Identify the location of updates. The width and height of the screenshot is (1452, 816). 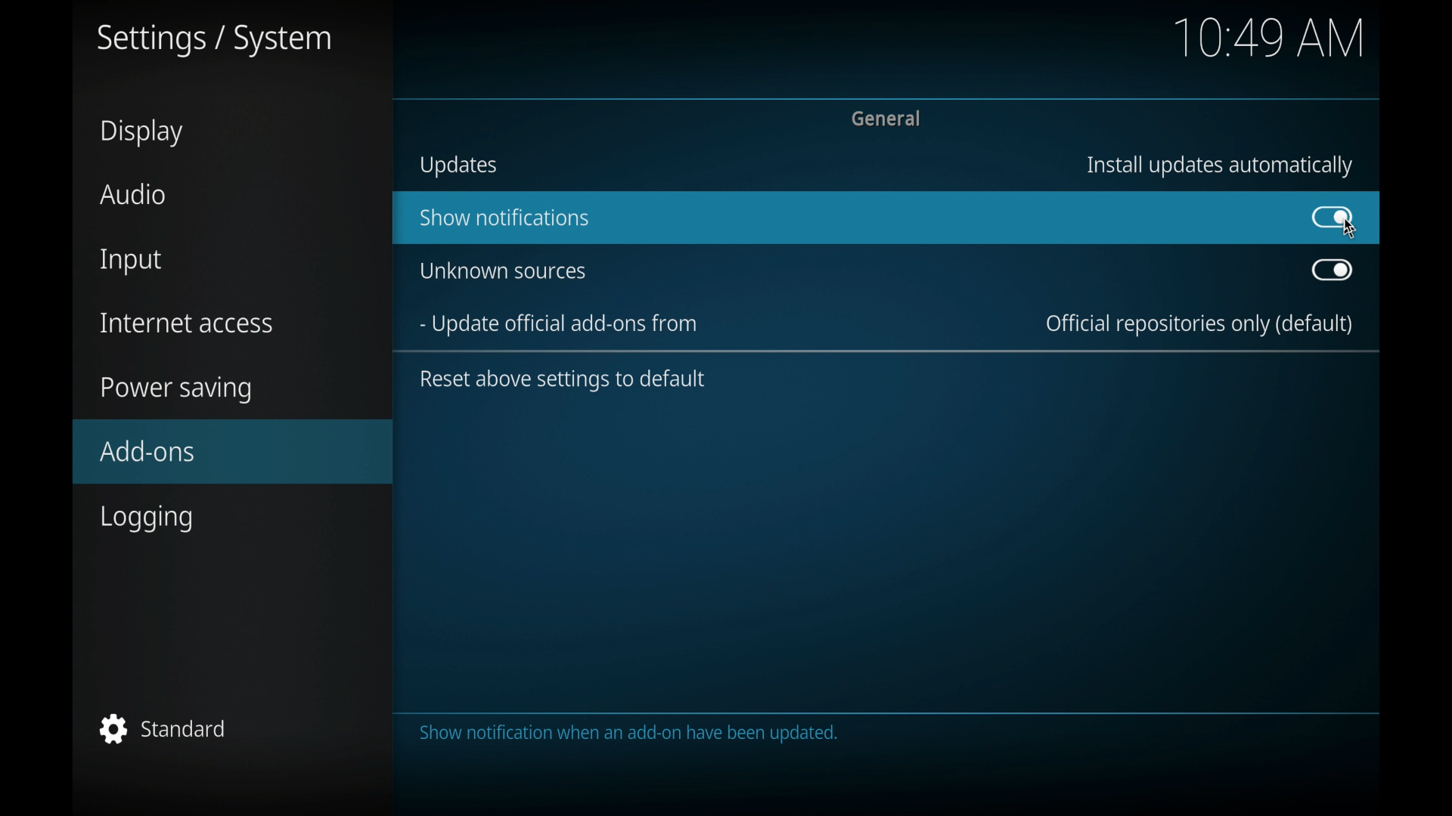
(458, 165).